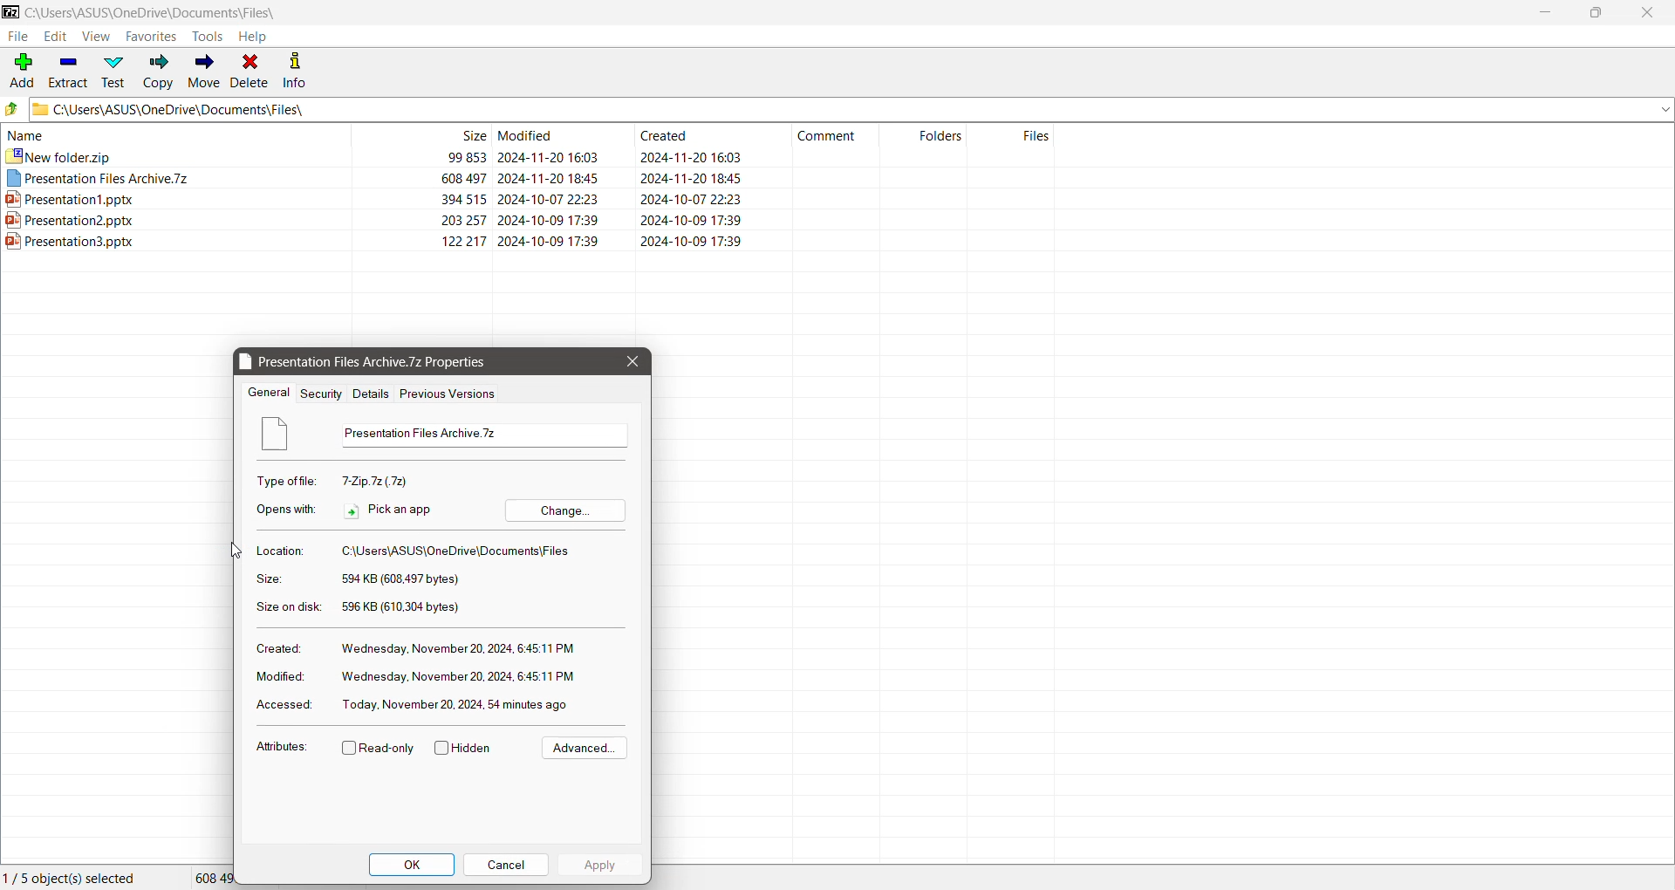 This screenshot has width=1675, height=890. I want to click on Edit, so click(54, 36).